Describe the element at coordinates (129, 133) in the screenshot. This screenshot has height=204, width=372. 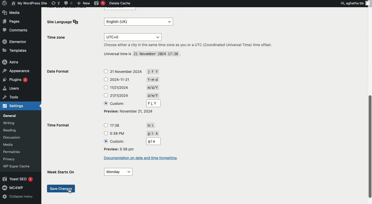
I see ` 5:38PM g:i A` at that location.